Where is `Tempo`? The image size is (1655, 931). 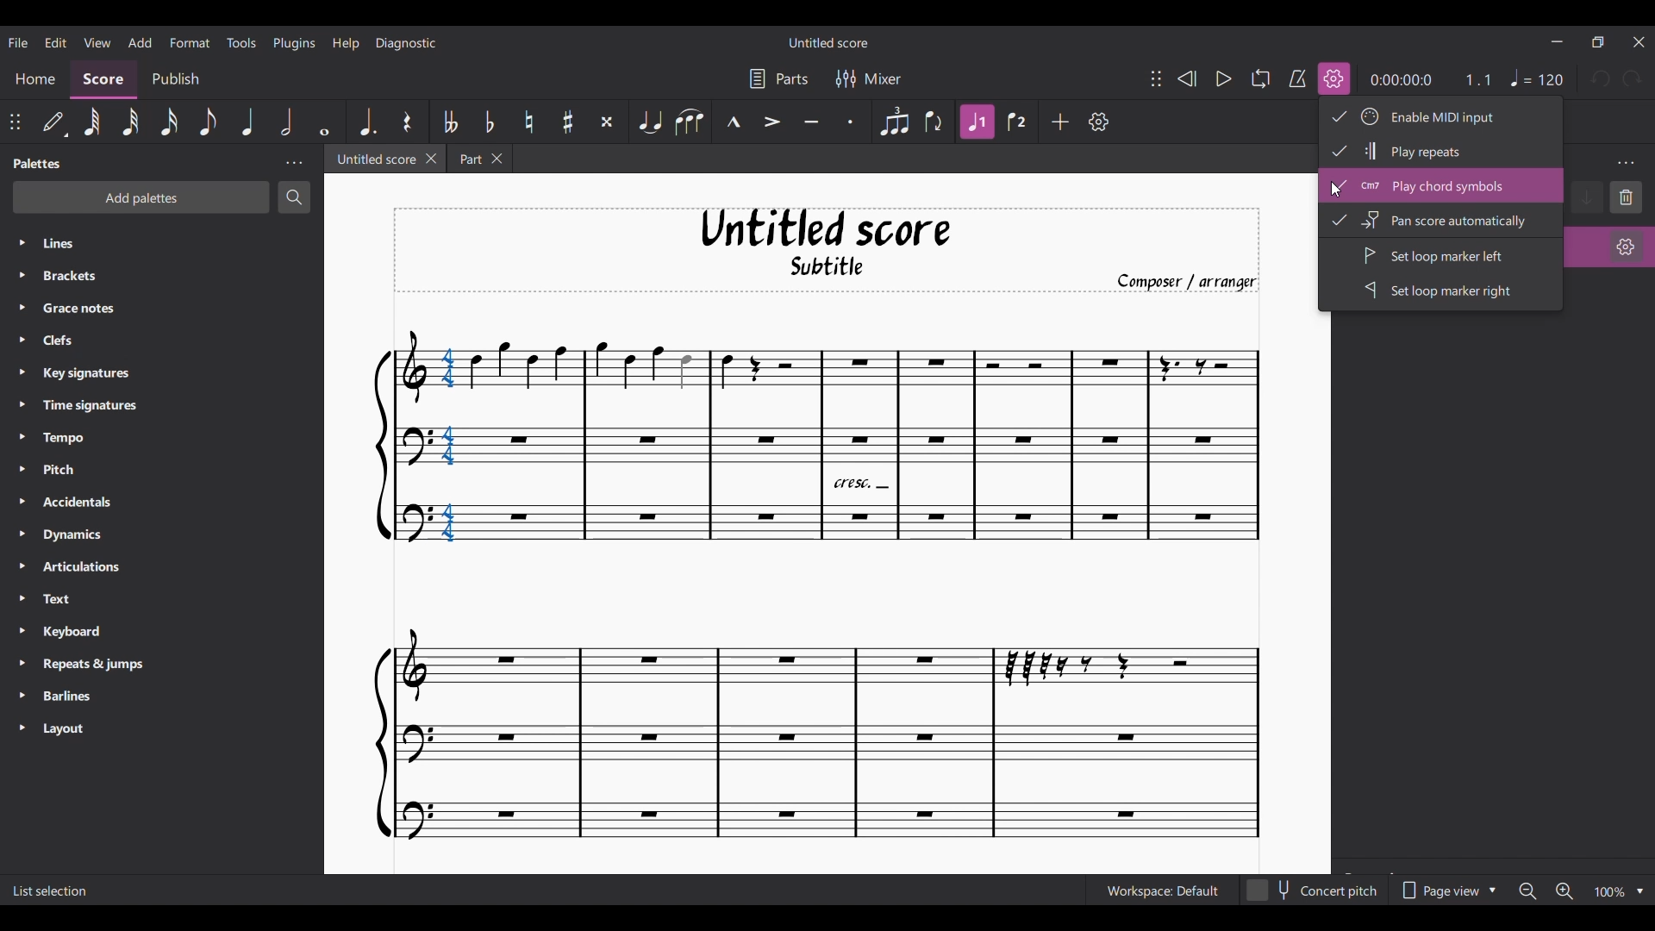 Tempo is located at coordinates (1536, 78).